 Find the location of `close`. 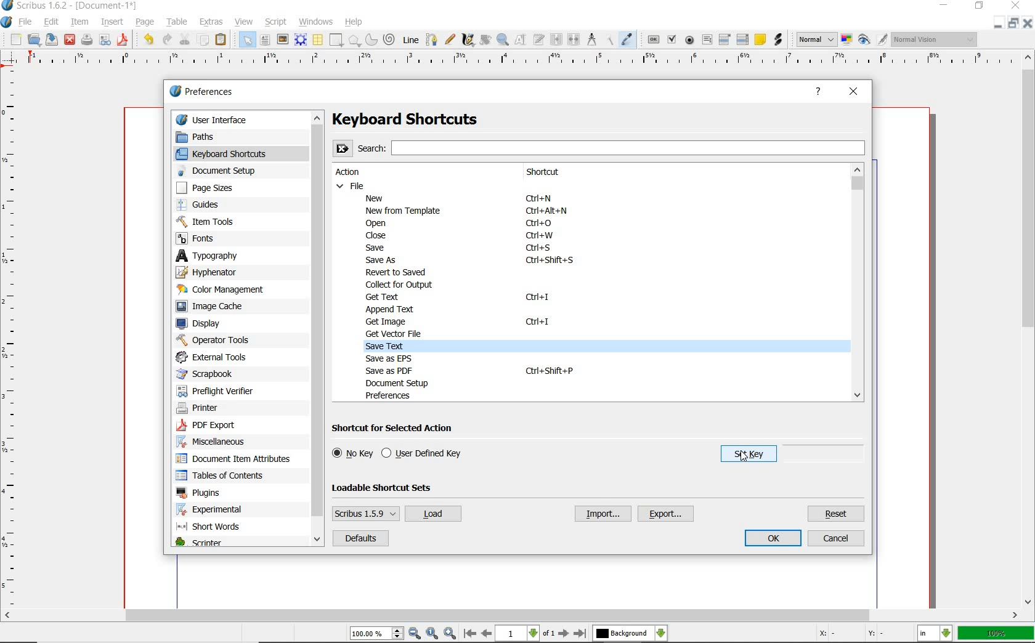

close is located at coordinates (373, 236).